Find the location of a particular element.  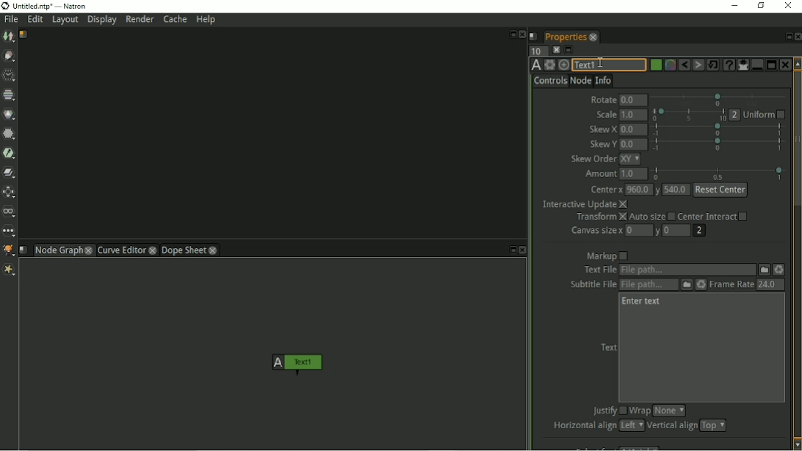

close is located at coordinates (89, 250).